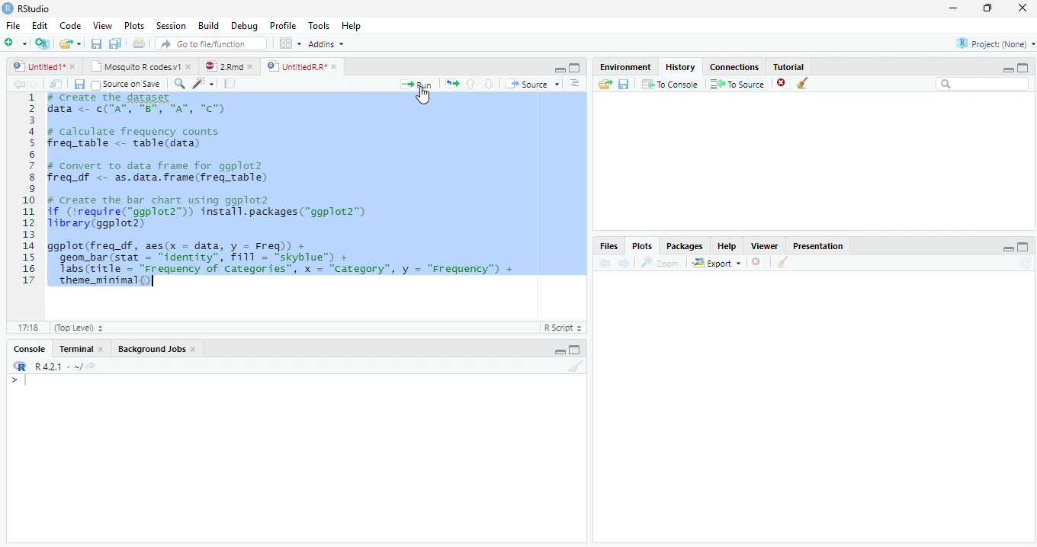 The height and width of the screenshot is (547, 1037). I want to click on Create a project, so click(41, 43).